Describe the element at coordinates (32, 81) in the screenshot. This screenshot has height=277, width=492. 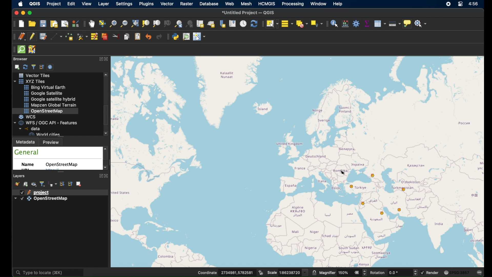
I see `xyzzy tiles` at that location.